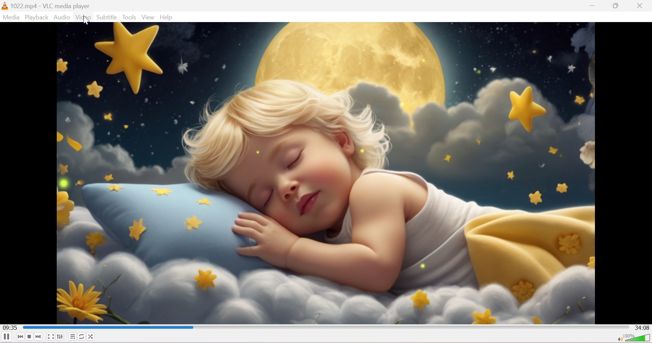 The width and height of the screenshot is (652, 343). What do you see at coordinates (166, 17) in the screenshot?
I see `Help` at bounding box center [166, 17].